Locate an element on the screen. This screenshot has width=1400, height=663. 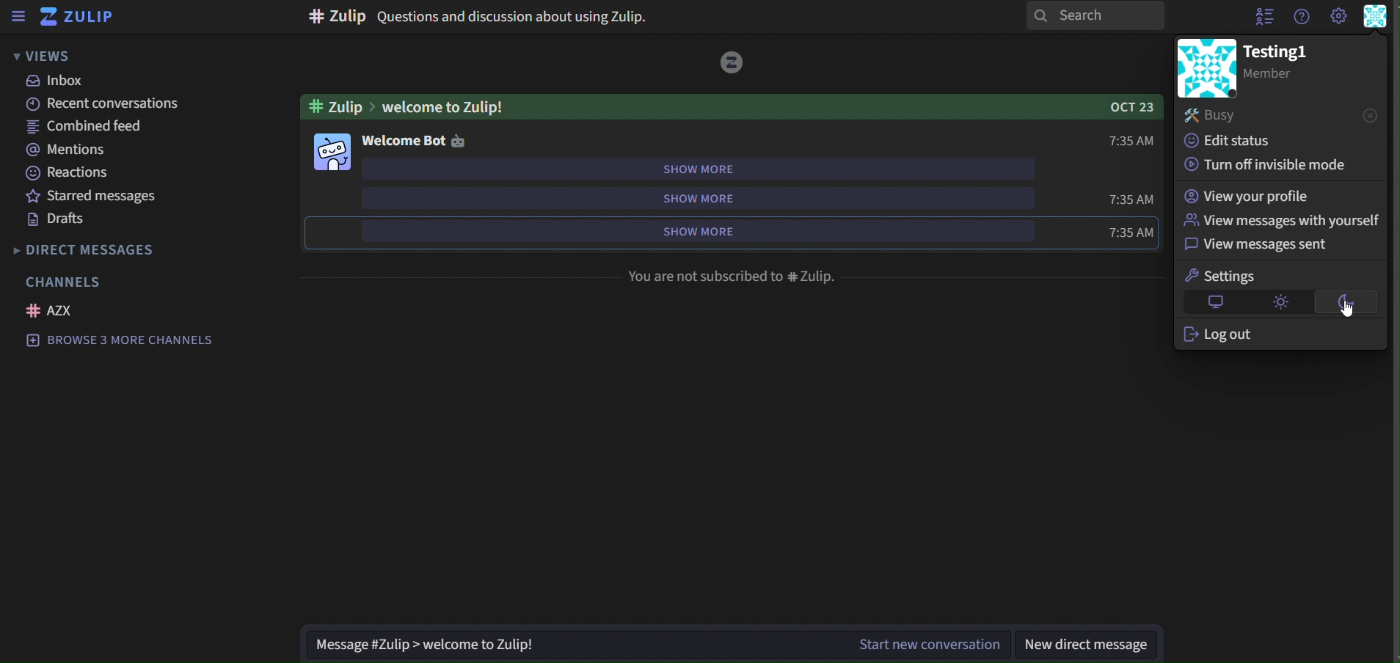
view your profile is located at coordinates (1252, 195).